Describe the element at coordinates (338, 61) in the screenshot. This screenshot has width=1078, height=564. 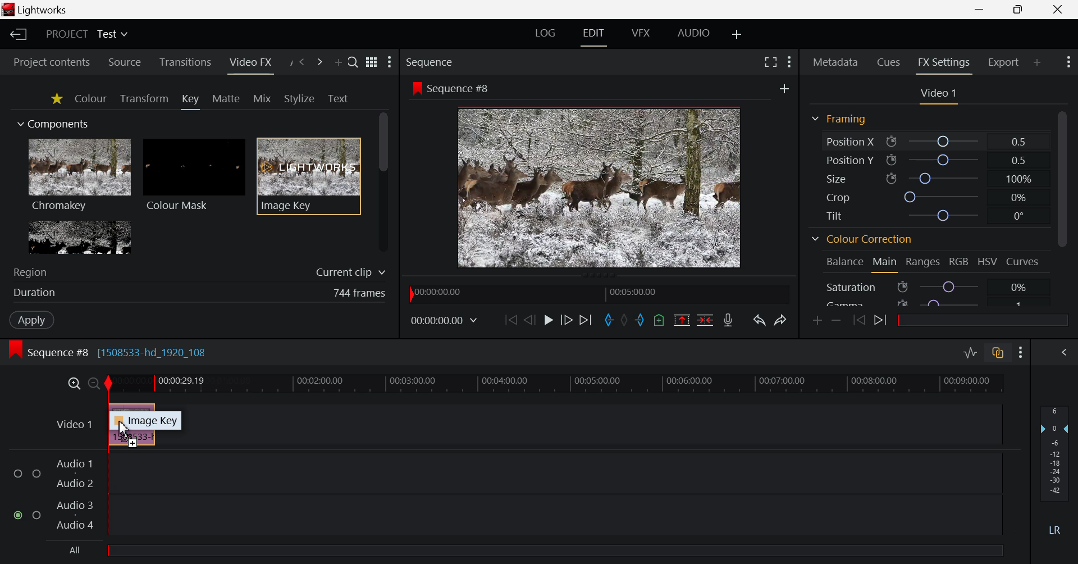
I see `Add Panel` at that location.